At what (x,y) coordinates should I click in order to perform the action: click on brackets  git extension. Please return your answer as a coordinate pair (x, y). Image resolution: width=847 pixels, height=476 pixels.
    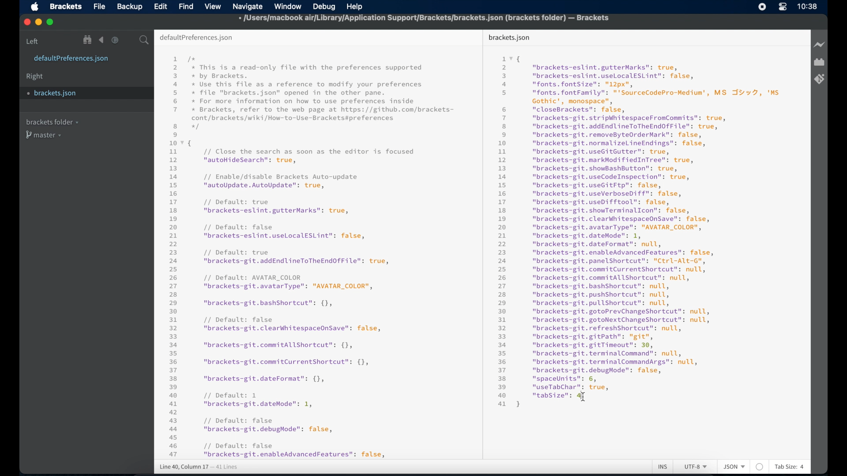
    Looking at the image, I should click on (819, 79).